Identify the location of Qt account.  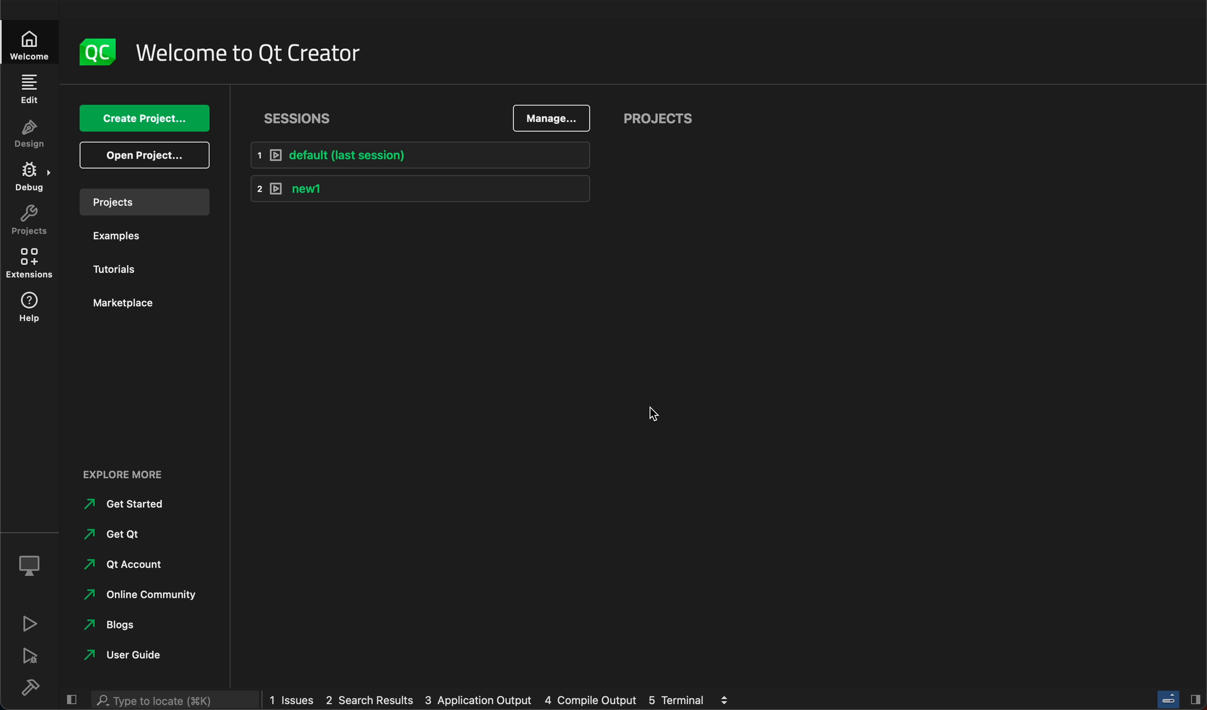
(134, 562).